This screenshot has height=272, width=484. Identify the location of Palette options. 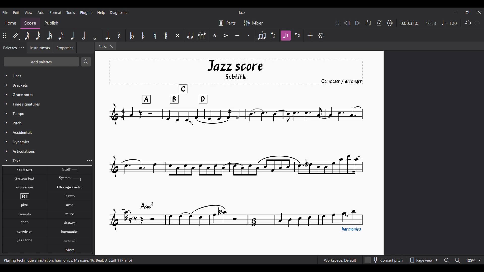
(30, 76).